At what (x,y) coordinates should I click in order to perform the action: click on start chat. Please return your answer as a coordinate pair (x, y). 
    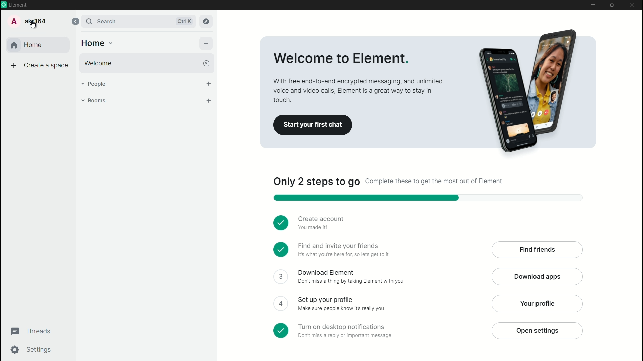
    Looking at the image, I should click on (209, 84).